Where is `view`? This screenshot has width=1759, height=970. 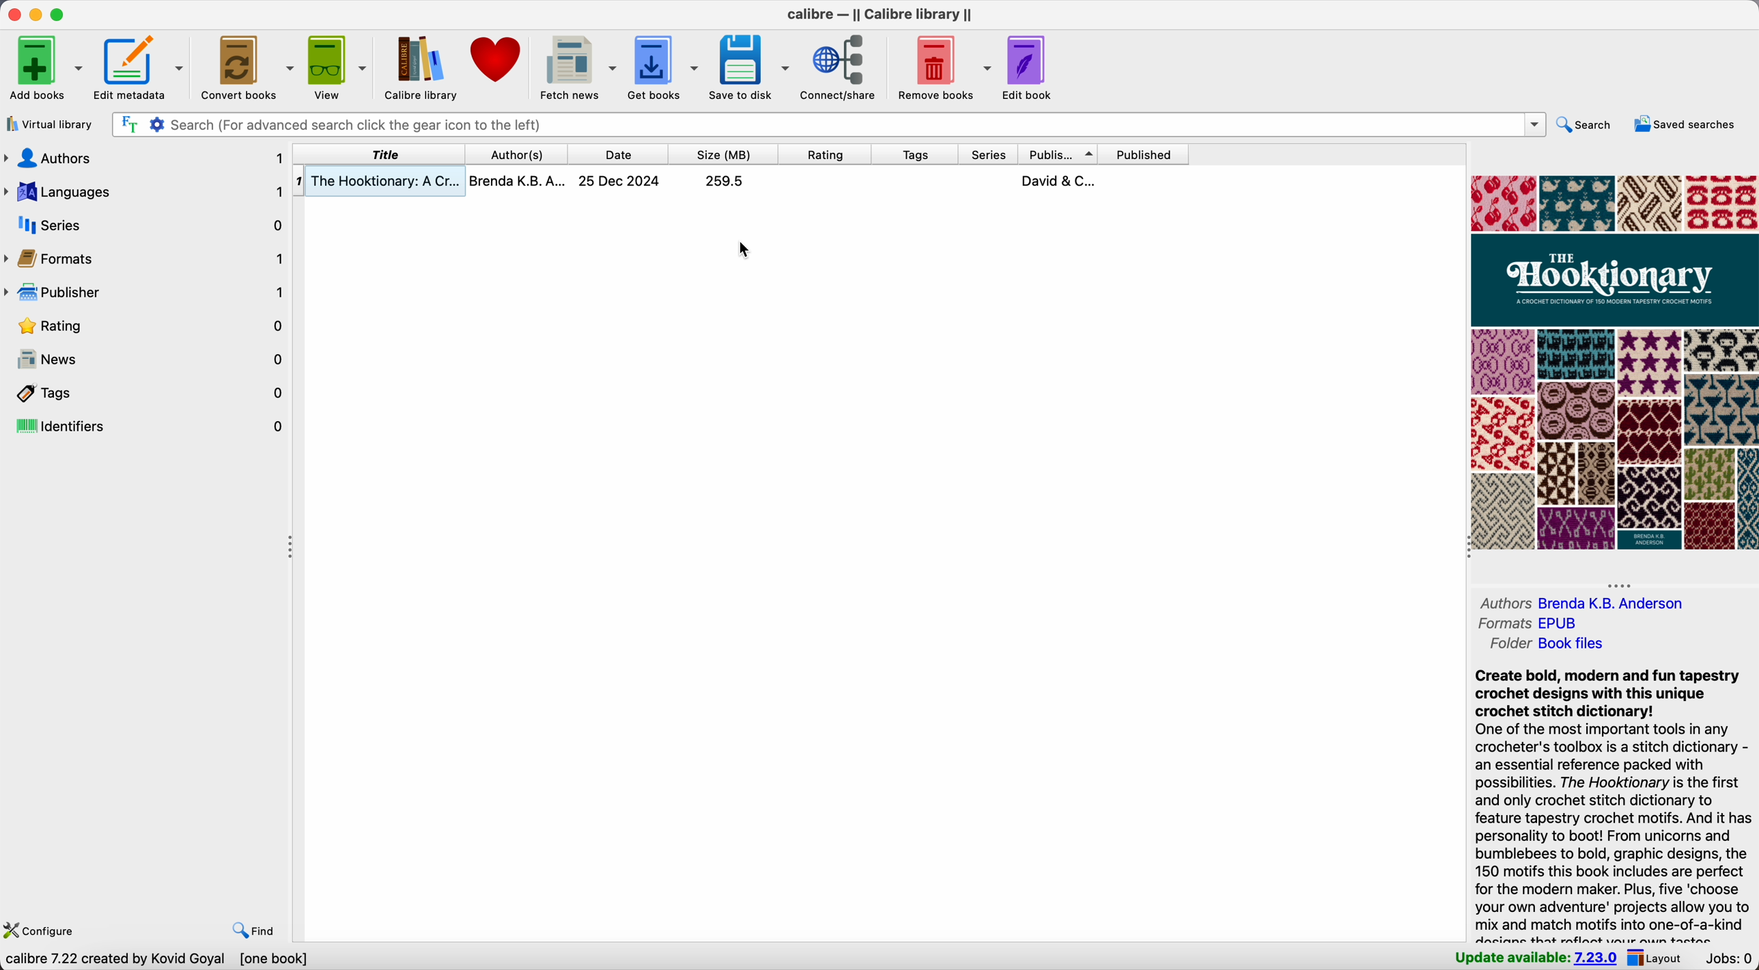
view is located at coordinates (335, 68).